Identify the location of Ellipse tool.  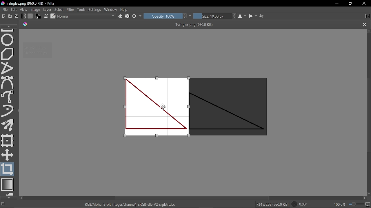
(8, 39).